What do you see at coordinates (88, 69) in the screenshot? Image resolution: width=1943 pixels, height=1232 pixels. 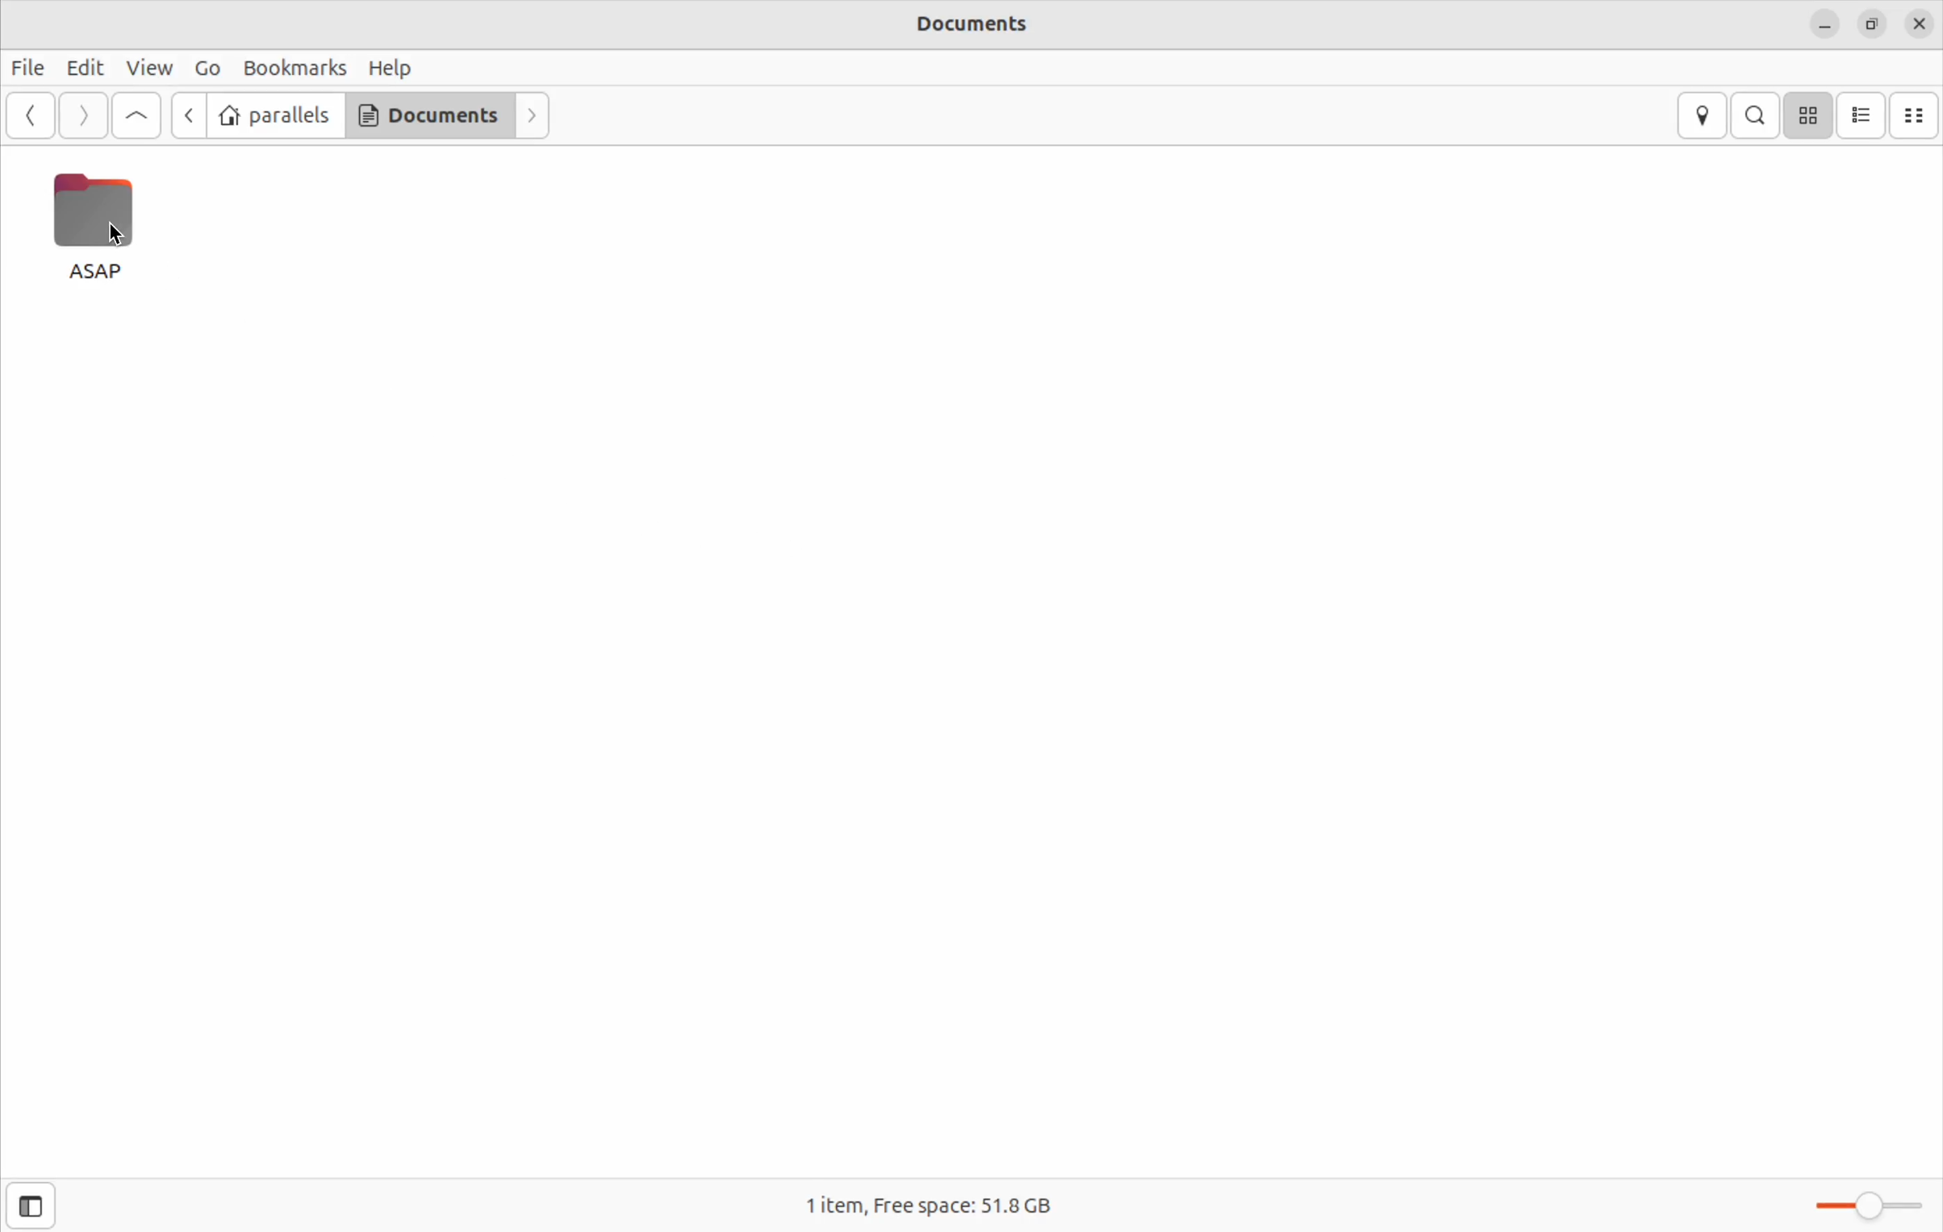 I see `Edit` at bounding box center [88, 69].